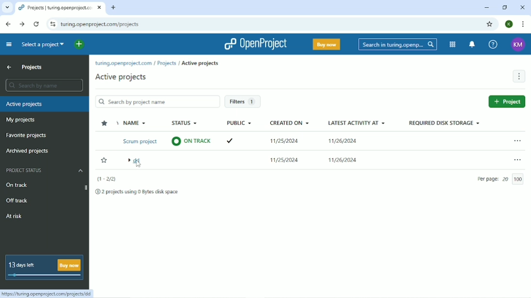 Image resolution: width=531 pixels, height=298 pixels. What do you see at coordinates (52, 24) in the screenshot?
I see `View site information` at bounding box center [52, 24].